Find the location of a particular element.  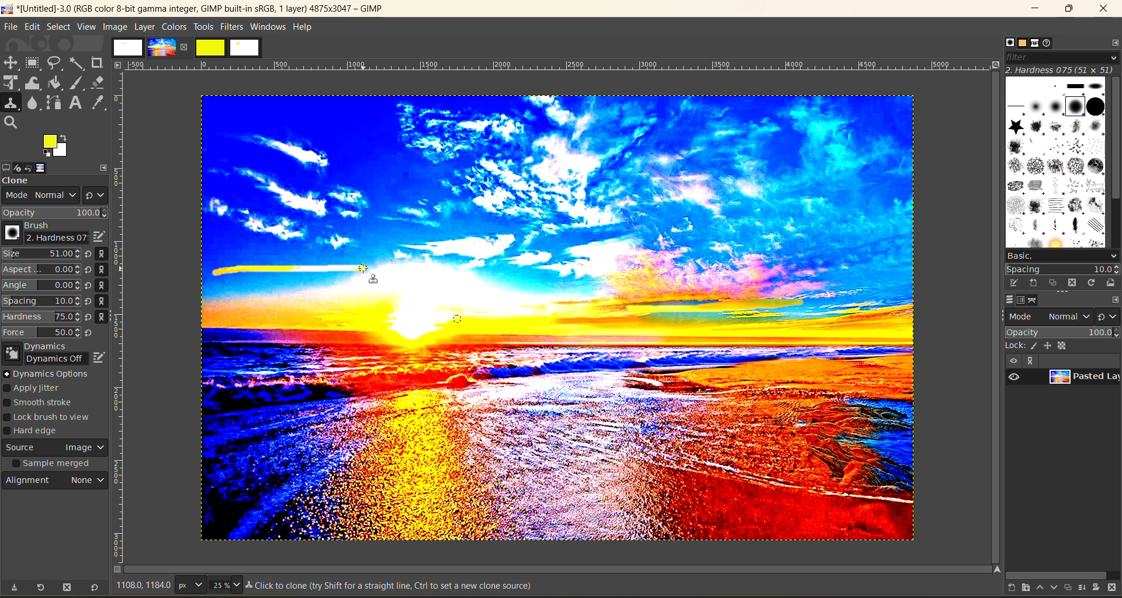

image is located at coordinates (114, 26).